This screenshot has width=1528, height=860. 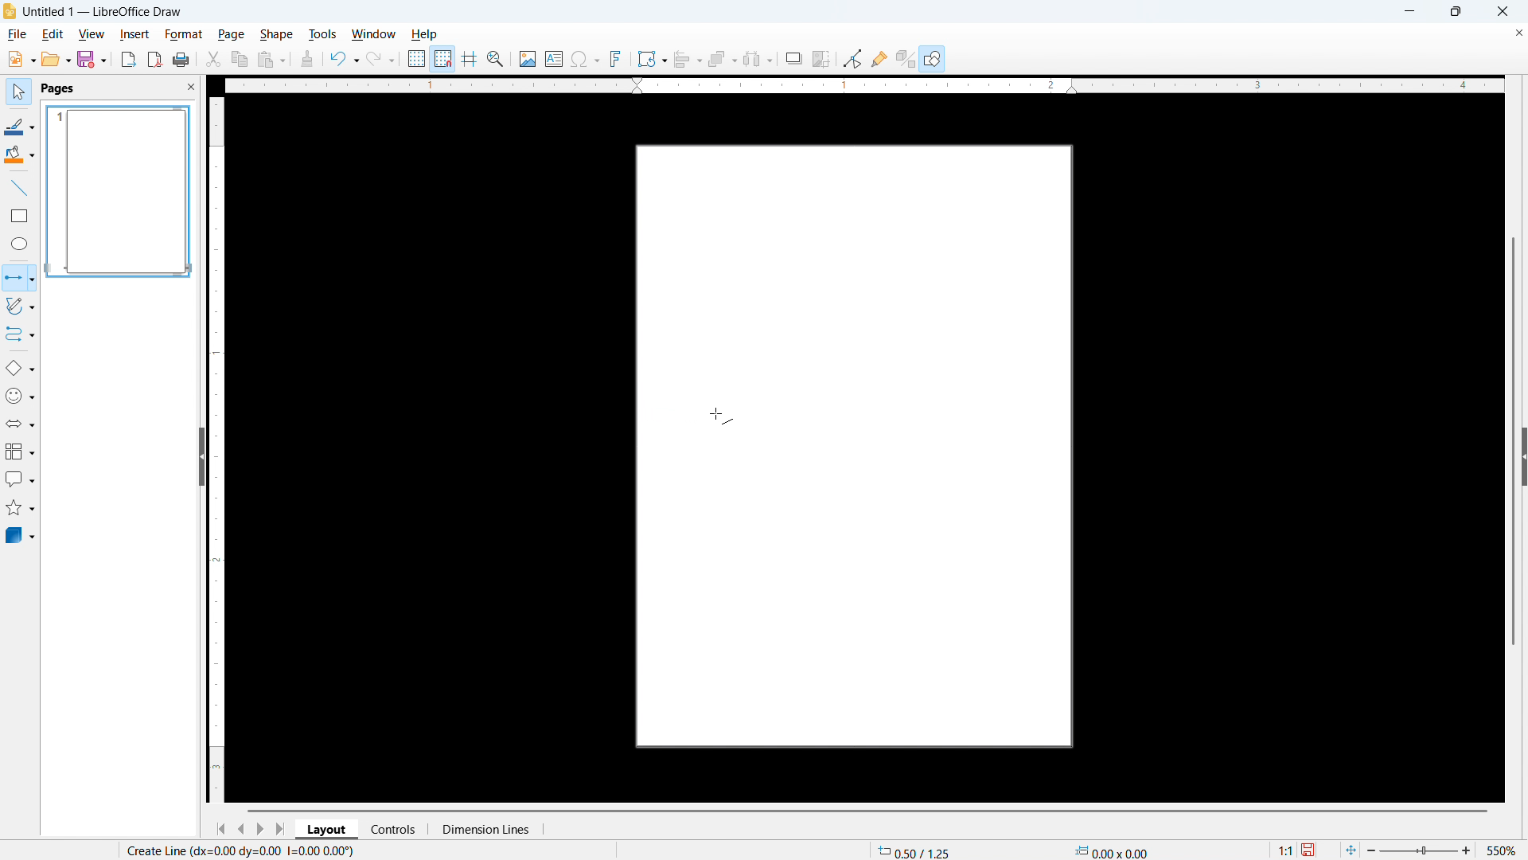 I want to click on 3d objects, so click(x=21, y=536).